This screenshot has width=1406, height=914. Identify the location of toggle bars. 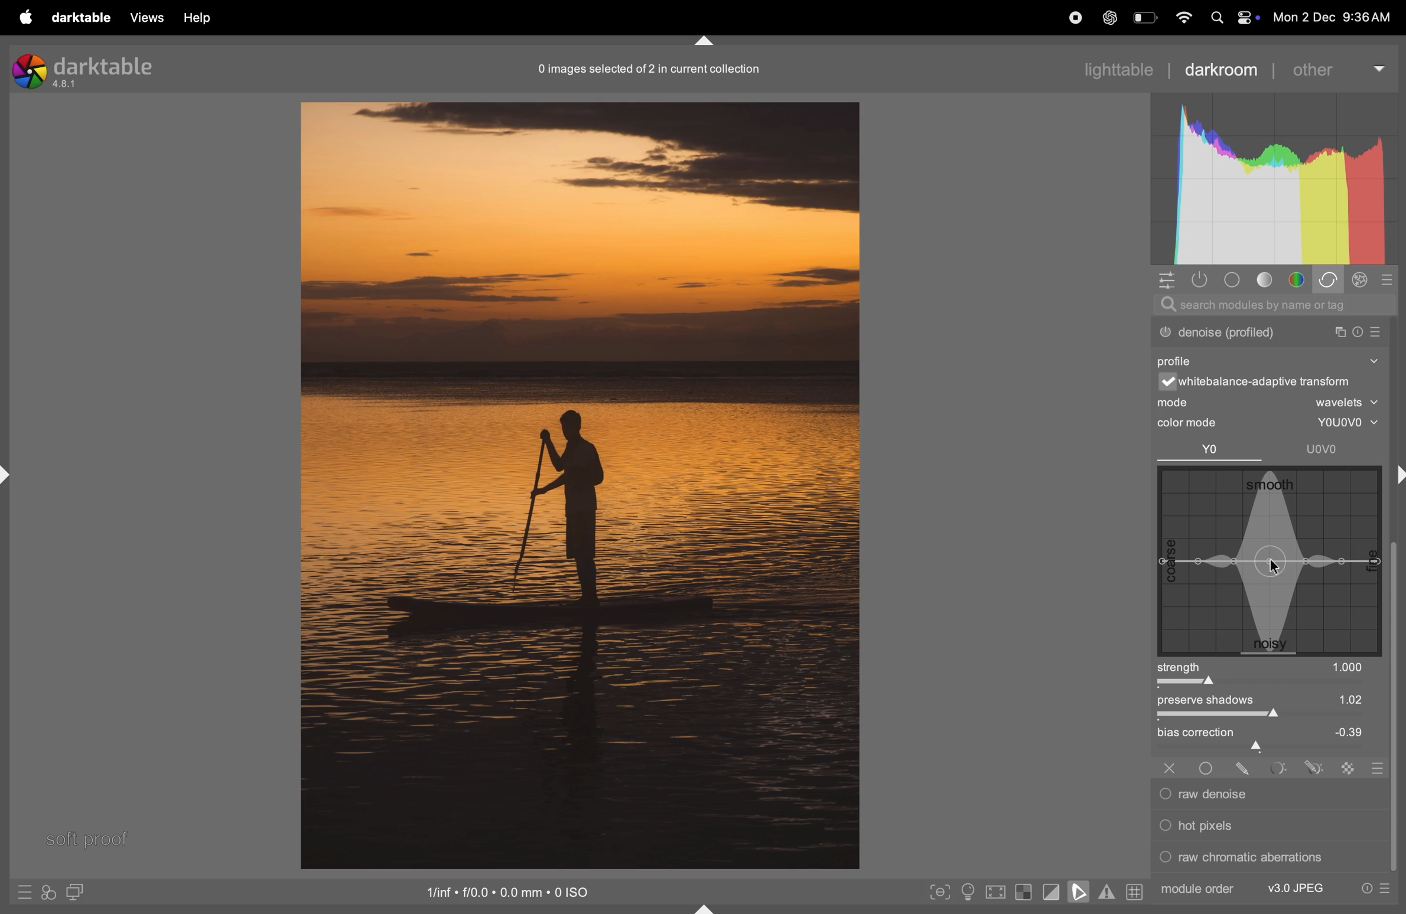
(1270, 717).